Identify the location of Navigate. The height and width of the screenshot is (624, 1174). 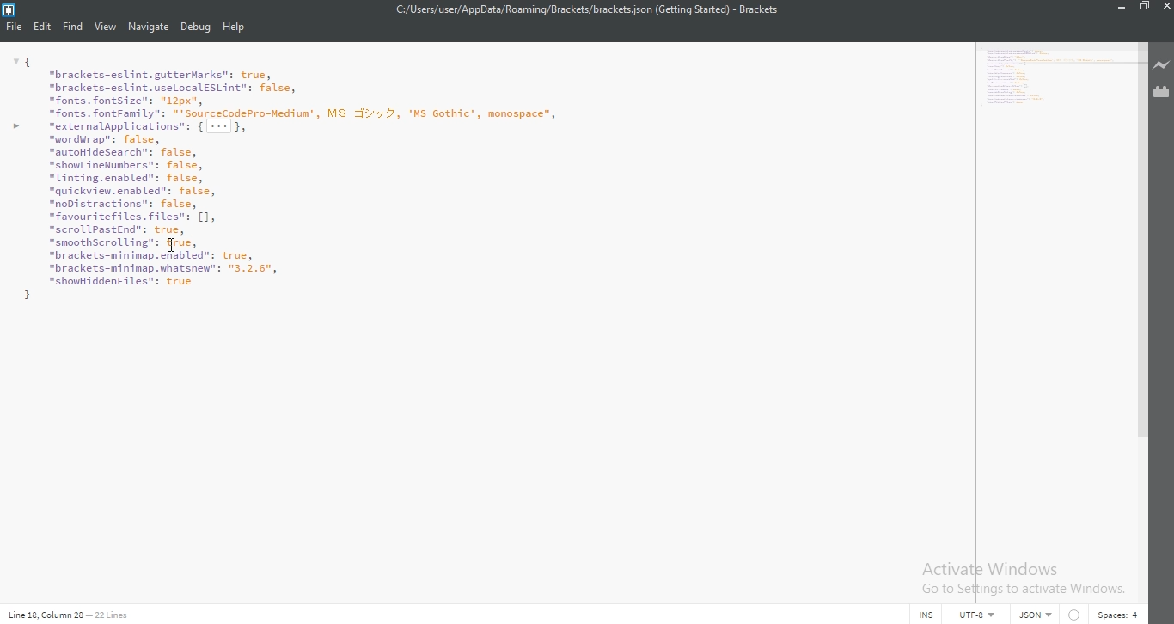
(148, 28).